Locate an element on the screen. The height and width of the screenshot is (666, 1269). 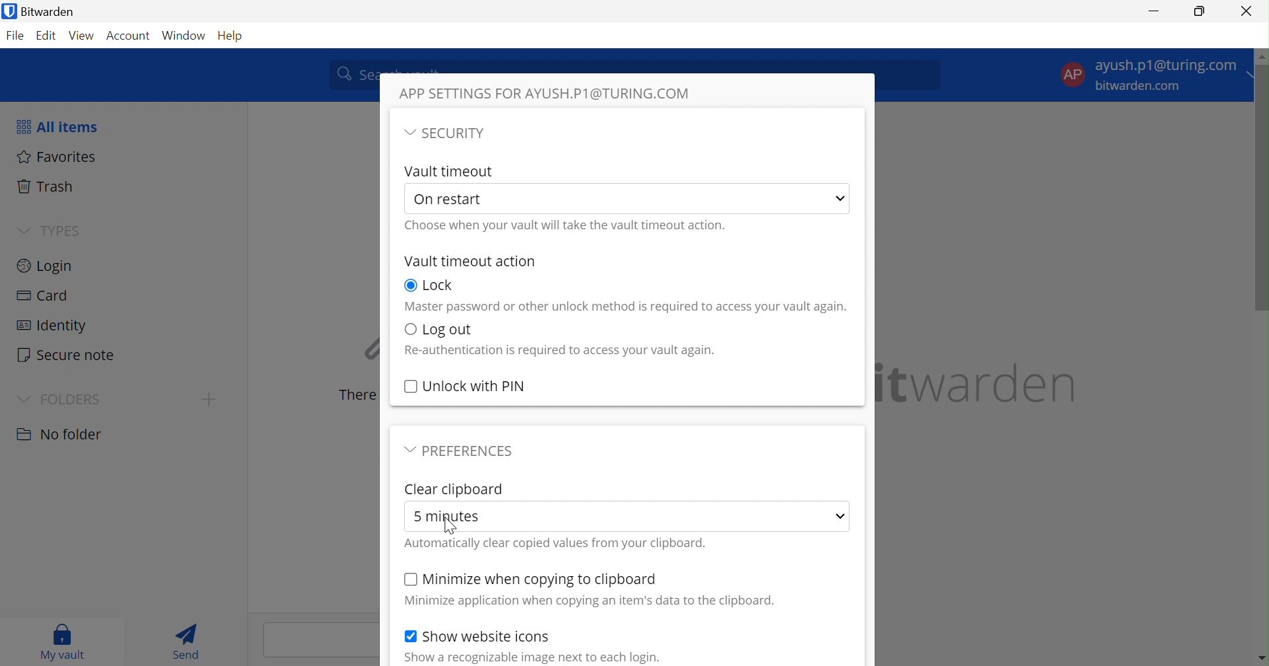
Trash is located at coordinates (49, 186).